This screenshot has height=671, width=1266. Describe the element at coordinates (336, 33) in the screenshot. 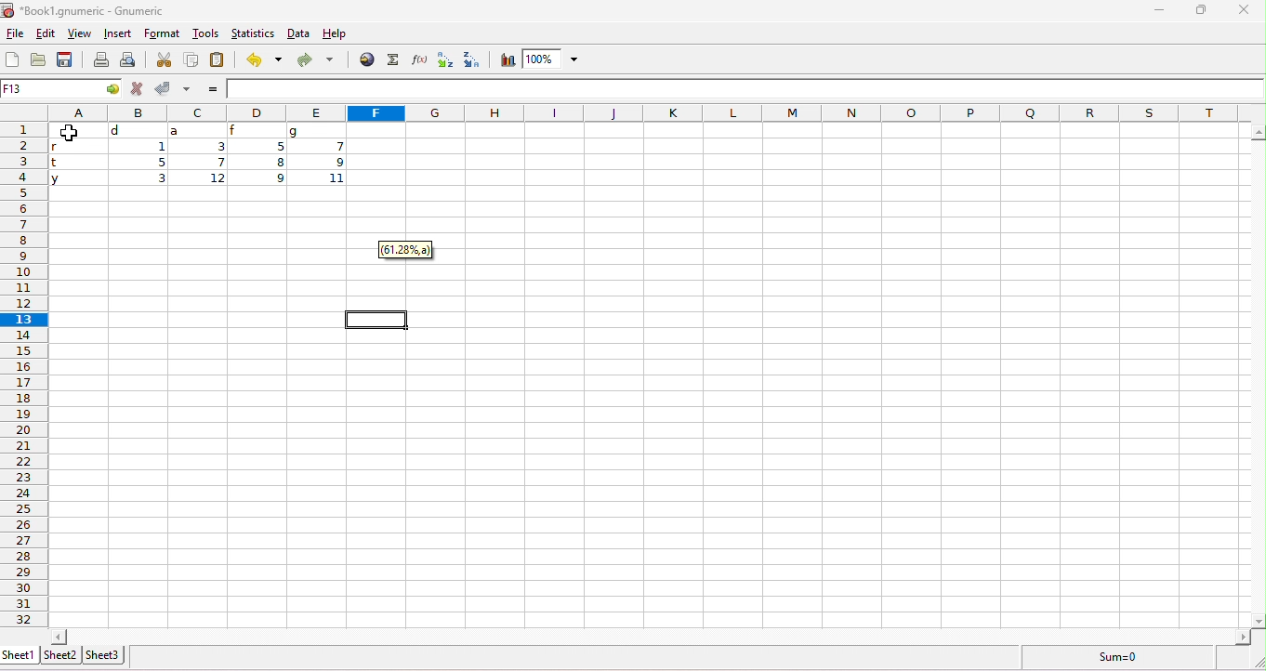

I see `help` at that location.